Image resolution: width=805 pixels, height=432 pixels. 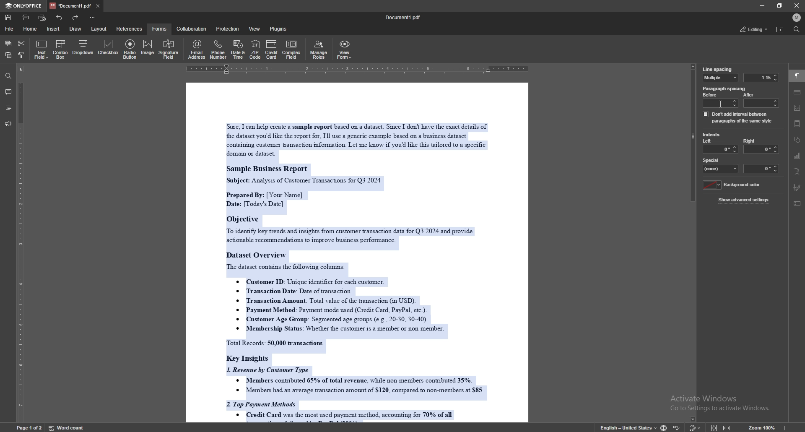 I want to click on onlyoffice, so click(x=25, y=6).